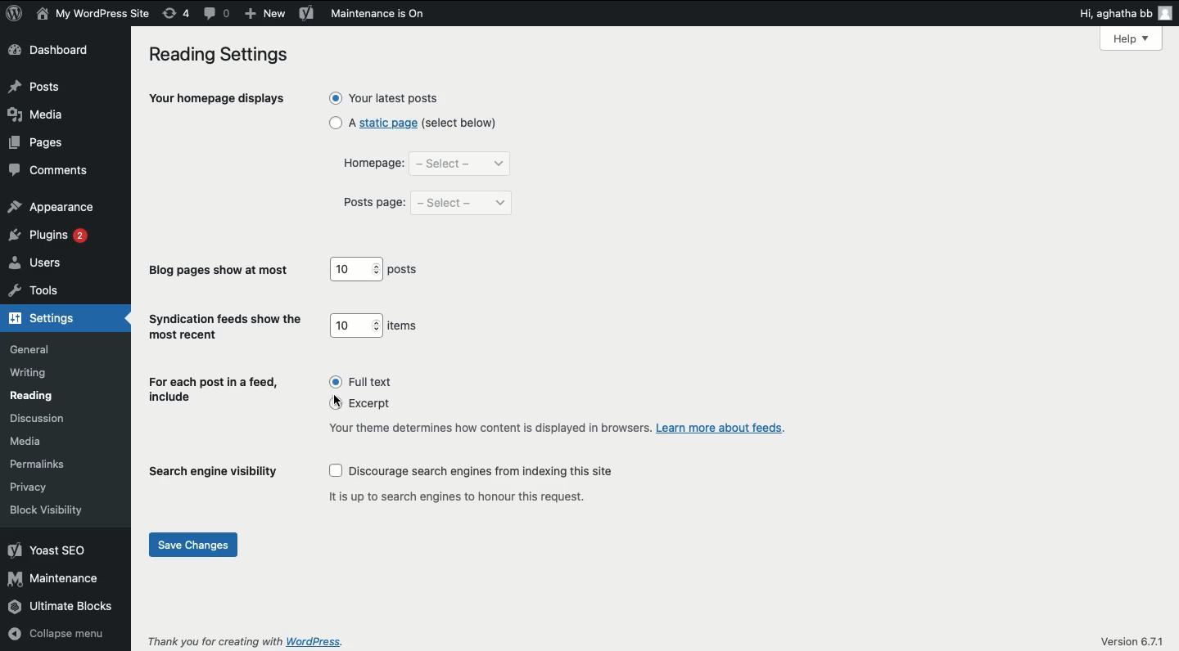  Describe the element at coordinates (219, 472) in the screenshot. I see `search engine visibility ` at that location.